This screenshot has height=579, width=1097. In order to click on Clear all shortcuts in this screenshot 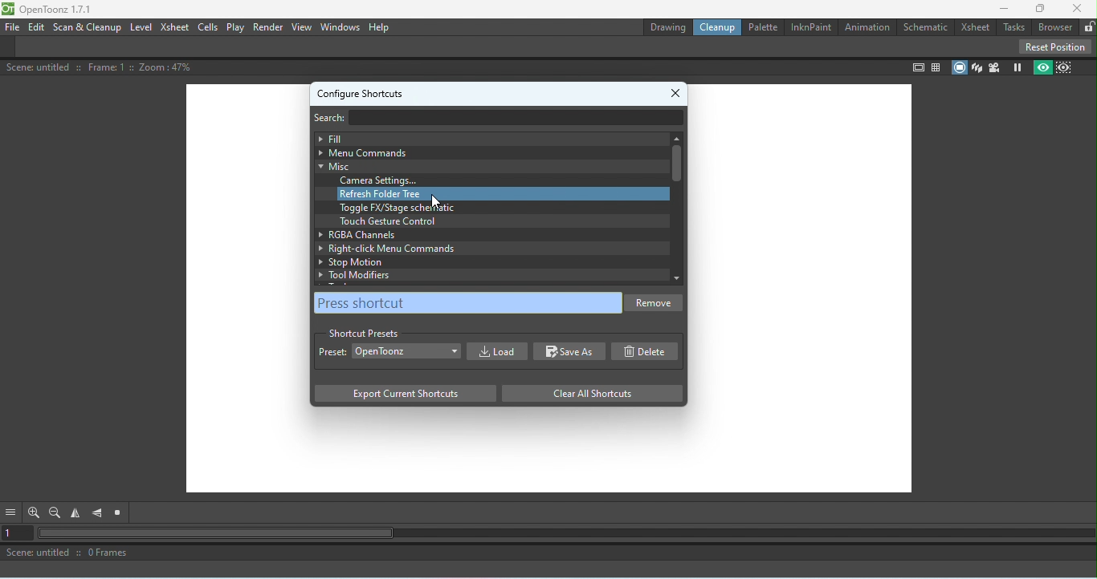, I will do `click(587, 393)`.